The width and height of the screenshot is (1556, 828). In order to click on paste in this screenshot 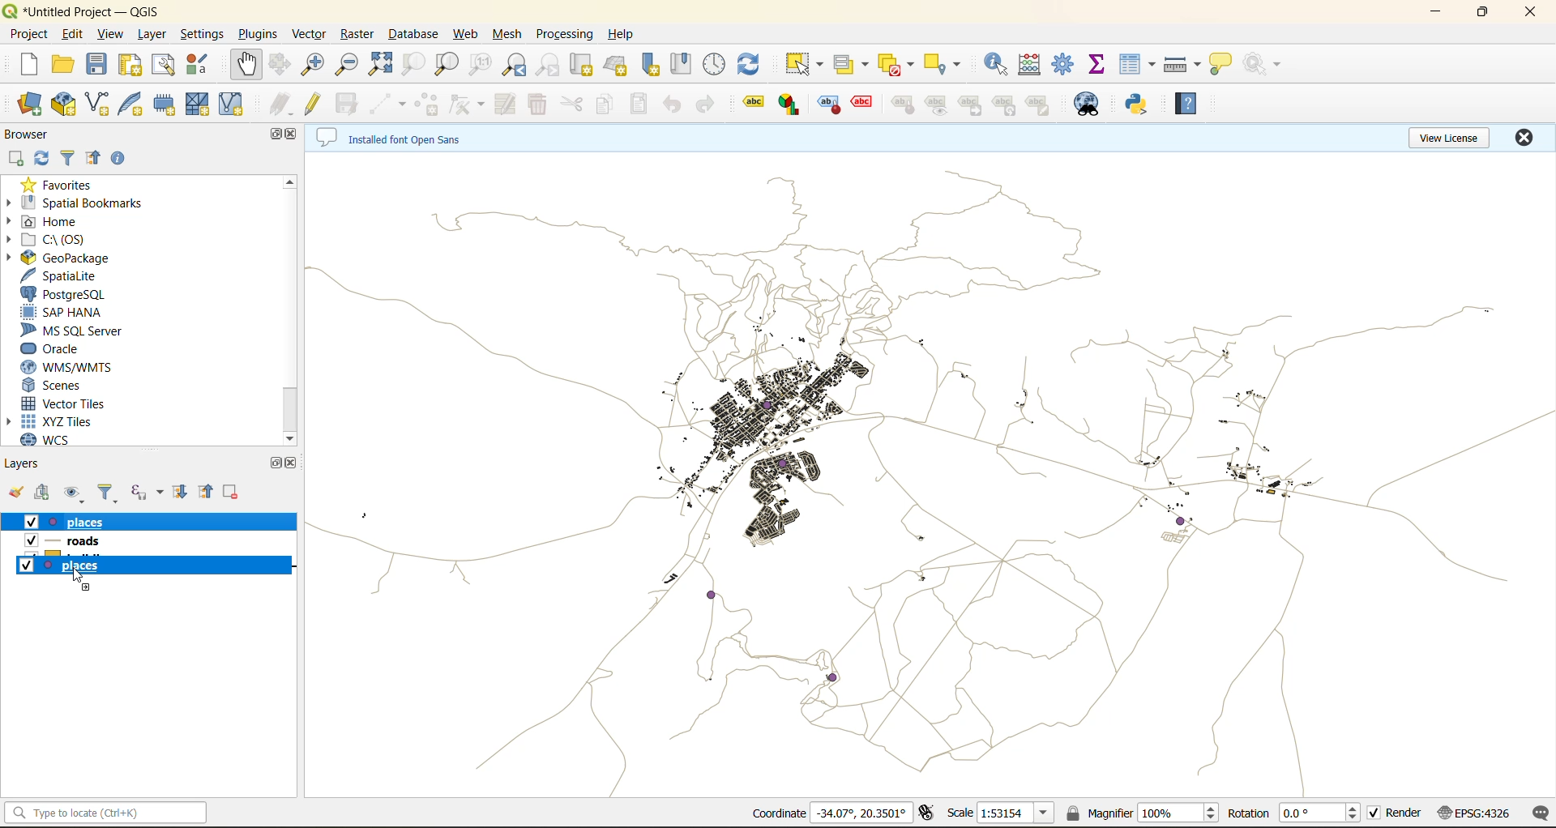, I will do `click(642, 105)`.